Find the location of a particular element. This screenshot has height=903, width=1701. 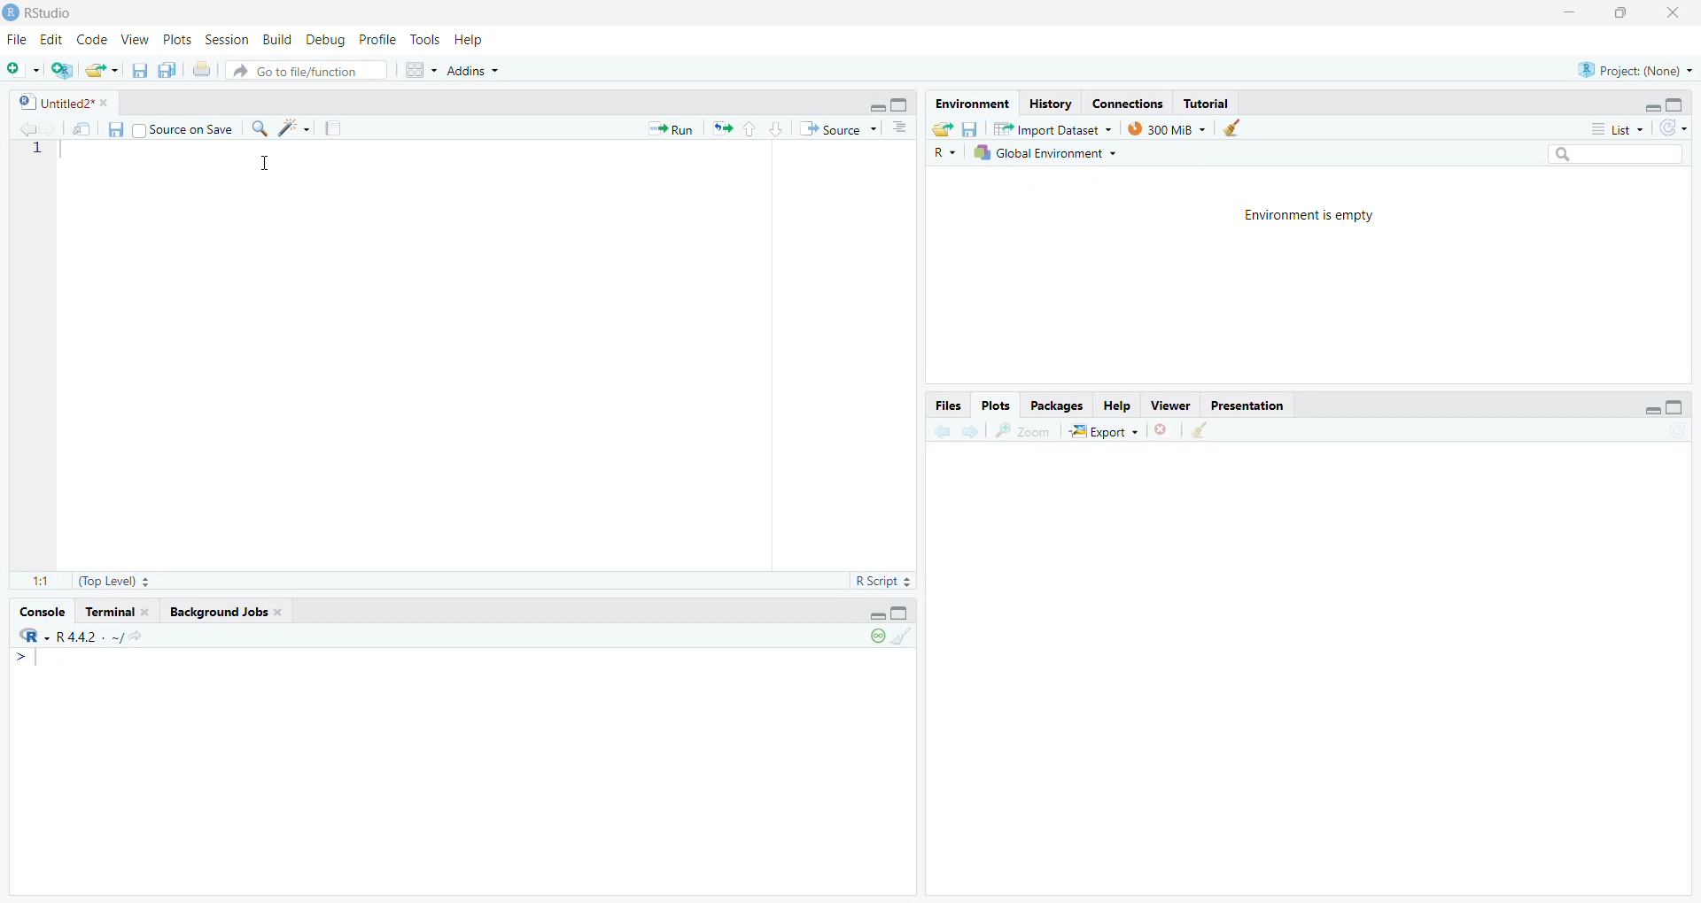

Session is located at coordinates (227, 40).